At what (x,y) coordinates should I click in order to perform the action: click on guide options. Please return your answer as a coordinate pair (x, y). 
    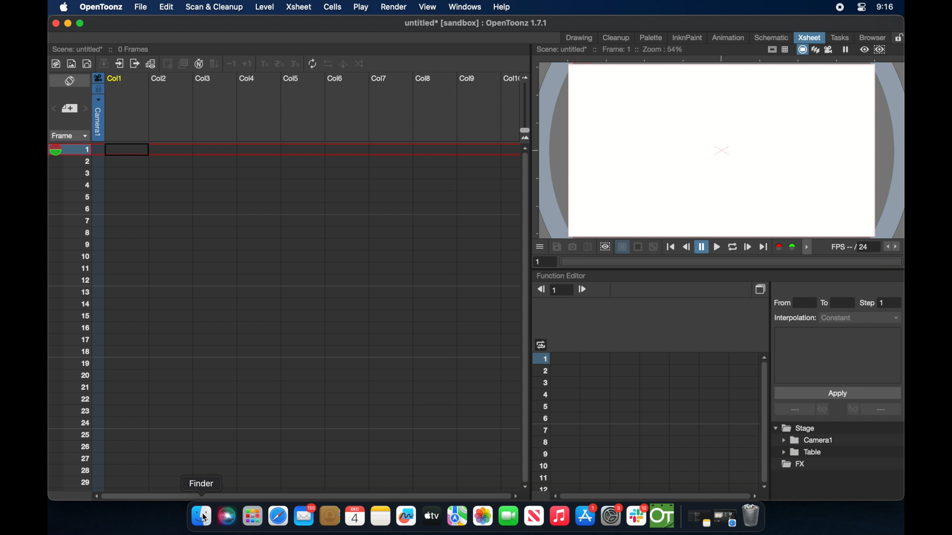
    Looking at the image, I should click on (777, 50).